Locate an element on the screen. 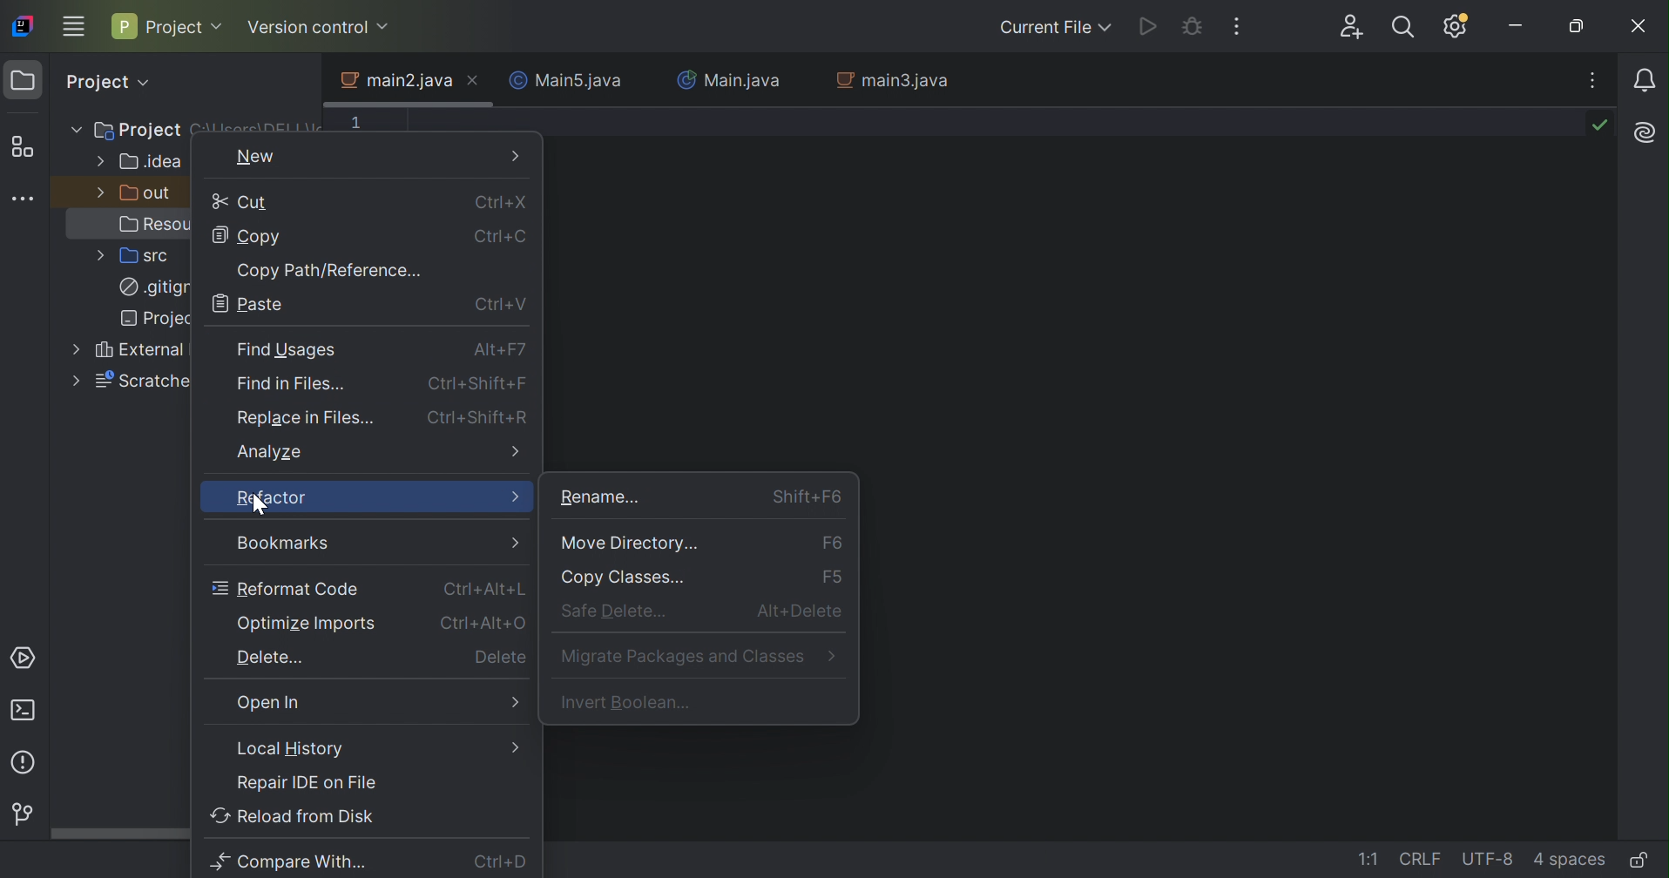 Image resolution: width=1669 pixels, height=878 pixels. New is located at coordinates (253, 158).